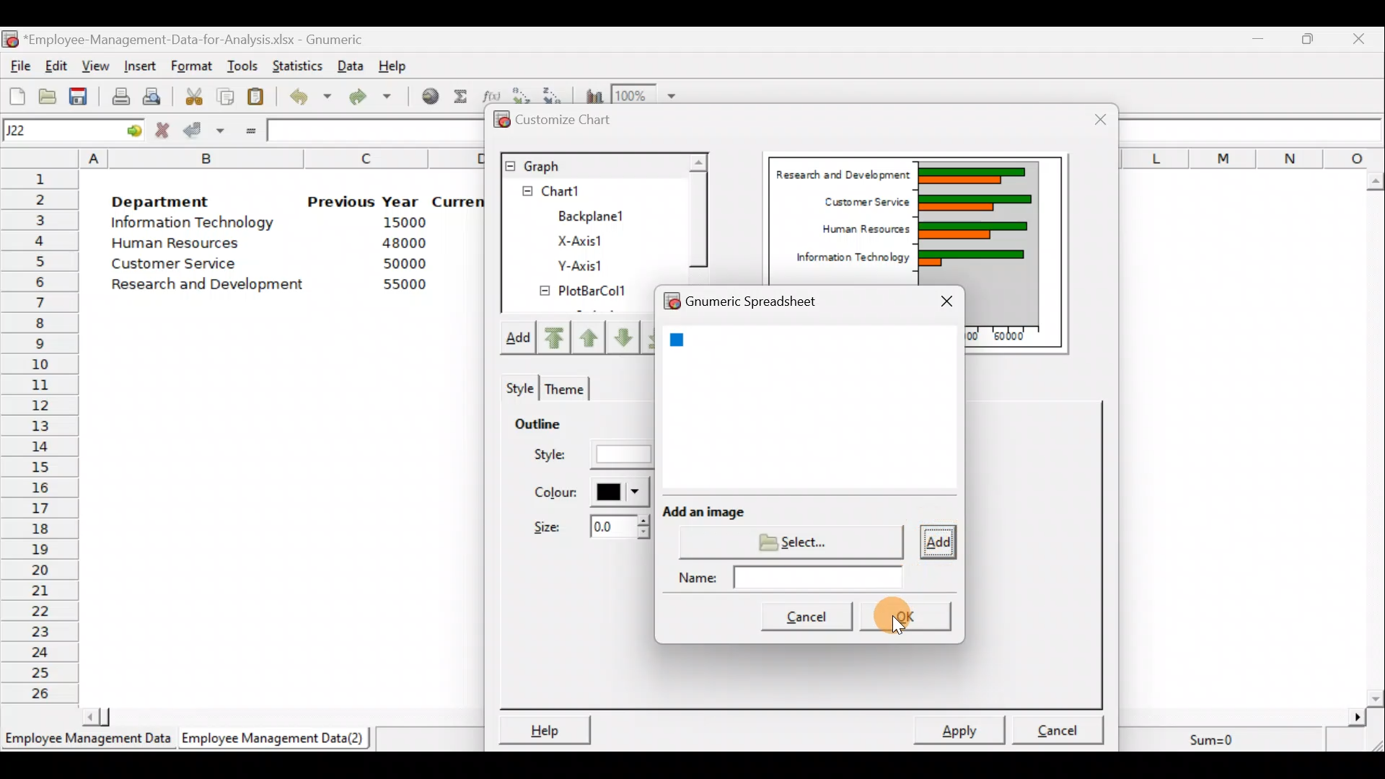 This screenshot has height=779, width=1385. I want to click on OK, so click(906, 612).